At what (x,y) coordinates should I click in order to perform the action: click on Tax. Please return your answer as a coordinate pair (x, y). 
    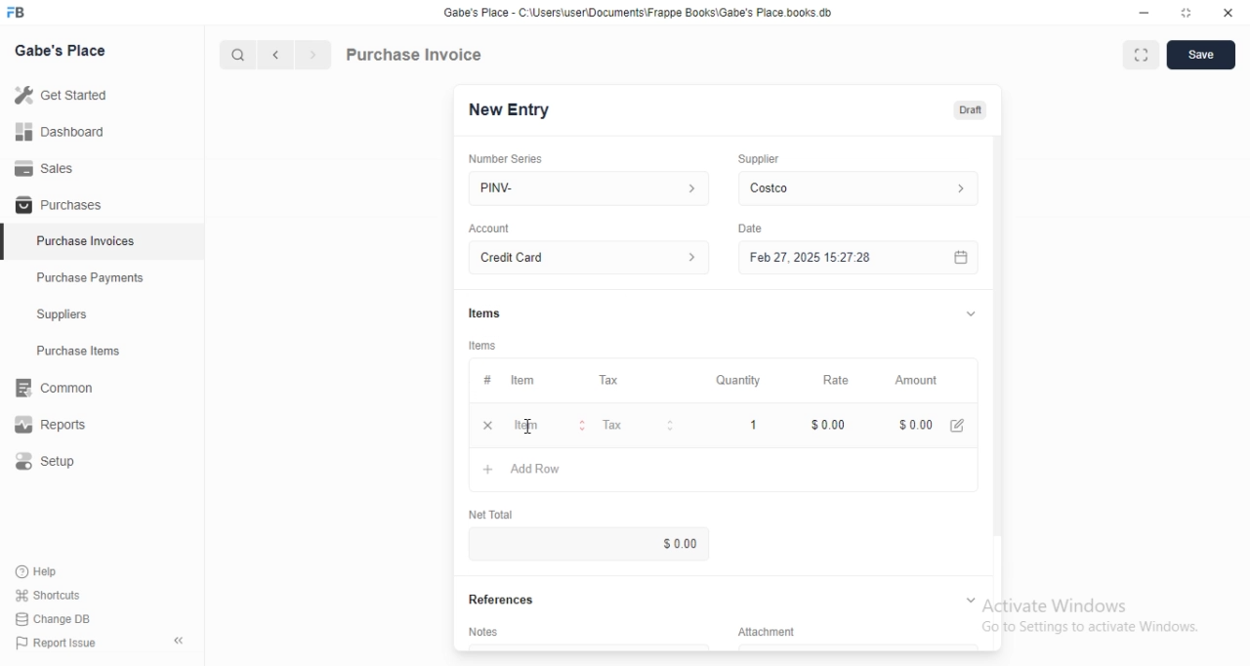
    Looking at the image, I should click on (635, 380).